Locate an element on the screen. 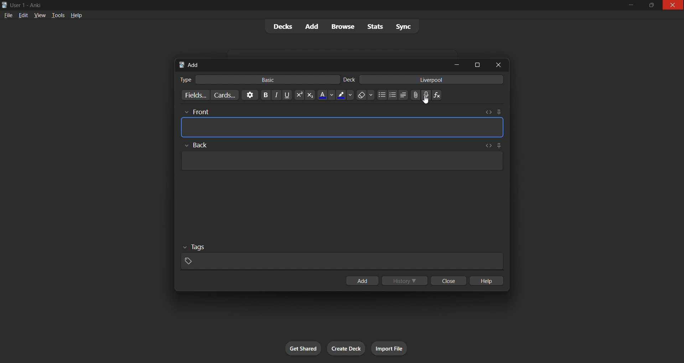  customize fields is located at coordinates (193, 95).